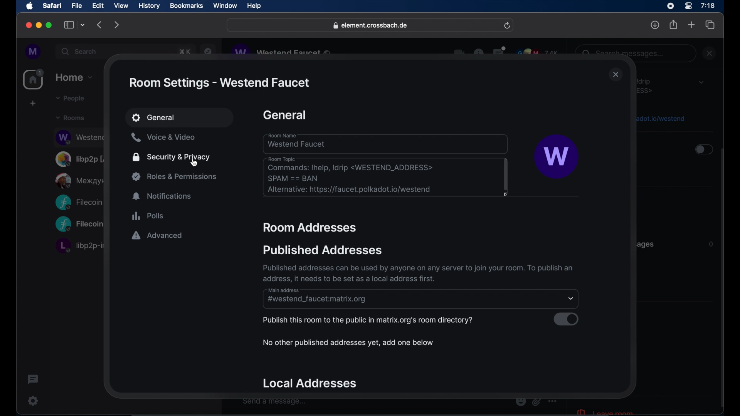  Describe the element at coordinates (163, 138) in the screenshot. I see `voice and video` at that location.